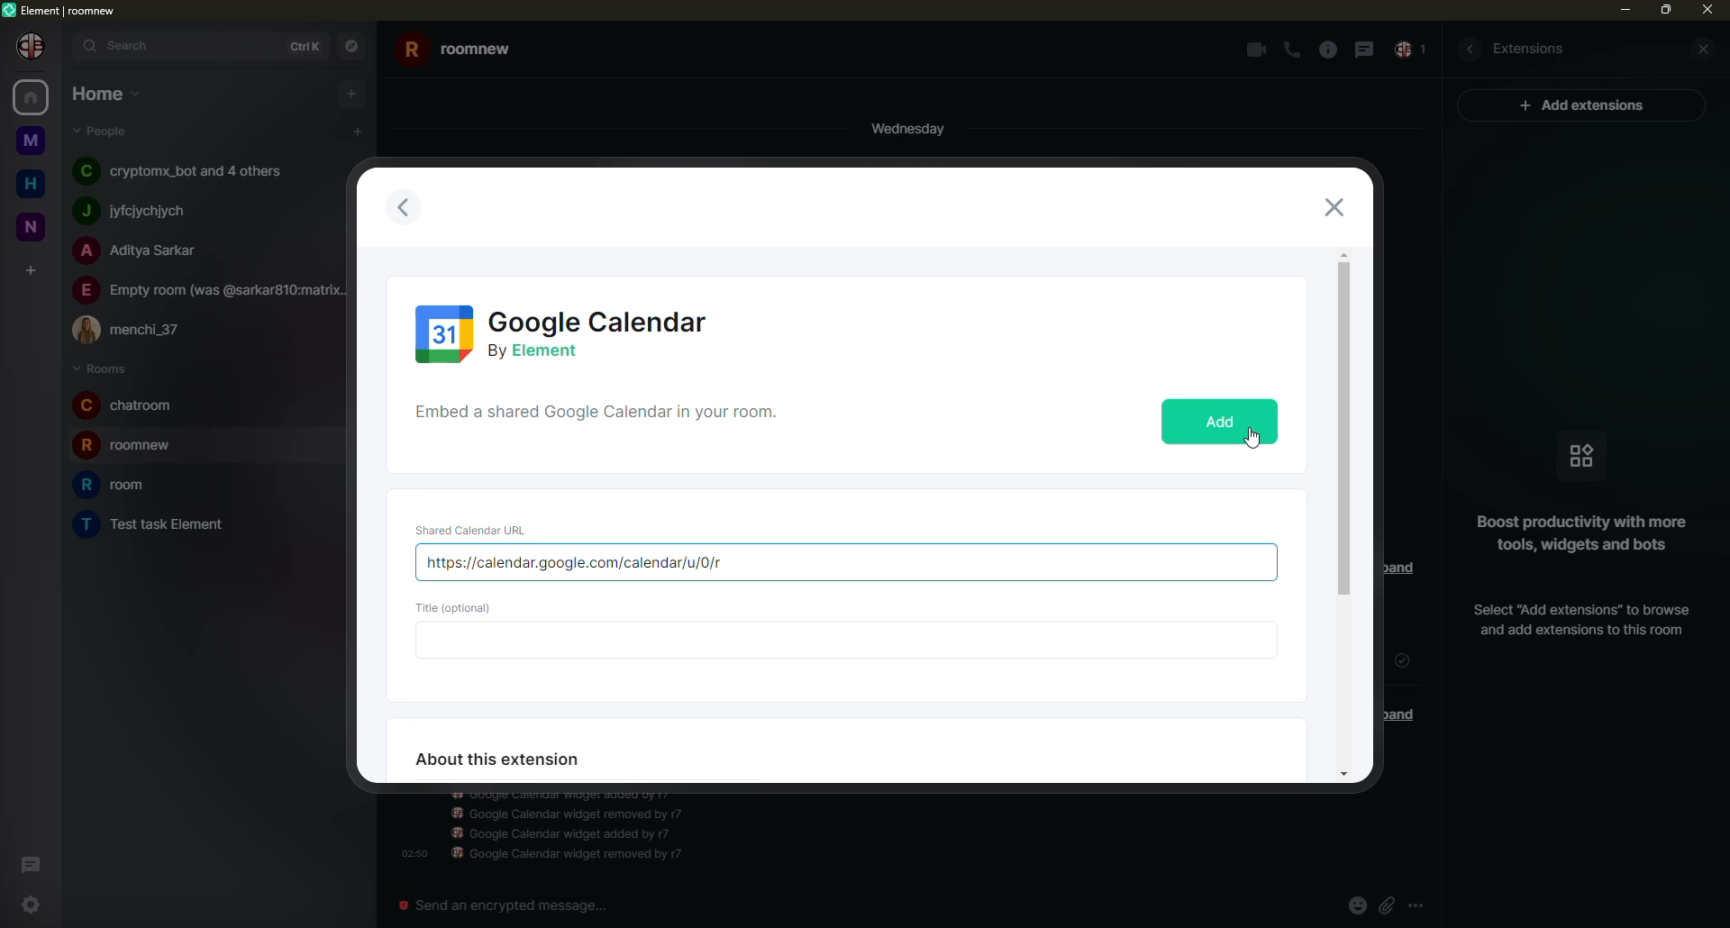 The image size is (1730, 928). What do you see at coordinates (103, 131) in the screenshot?
I see `people` at bounding box center [103, 131].